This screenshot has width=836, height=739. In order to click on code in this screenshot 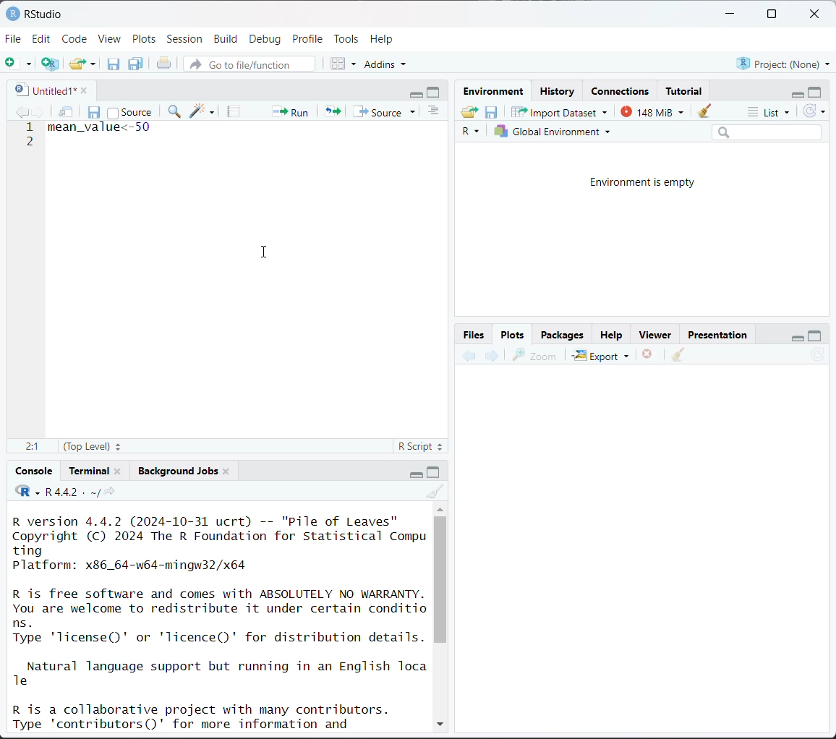, I will do `click(27, 492)`.